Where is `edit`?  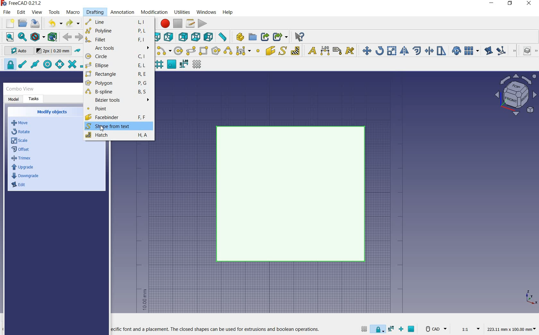 edit is located at coordinates (488, 51).